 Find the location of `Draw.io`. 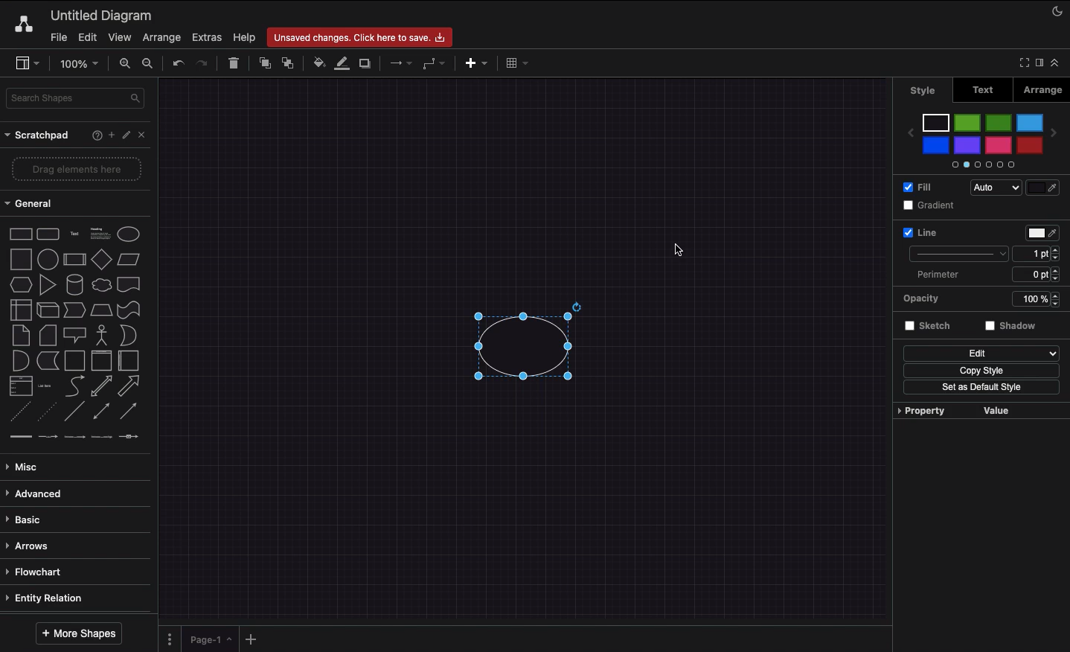

Draw.io is located at coordinates (21, 24).